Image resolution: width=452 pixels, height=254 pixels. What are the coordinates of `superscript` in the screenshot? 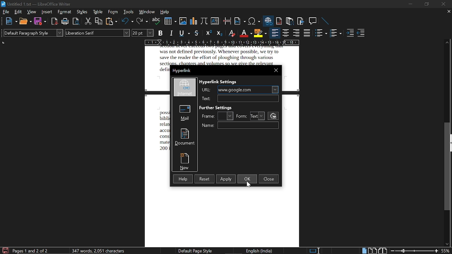 It's located at (208, 34).